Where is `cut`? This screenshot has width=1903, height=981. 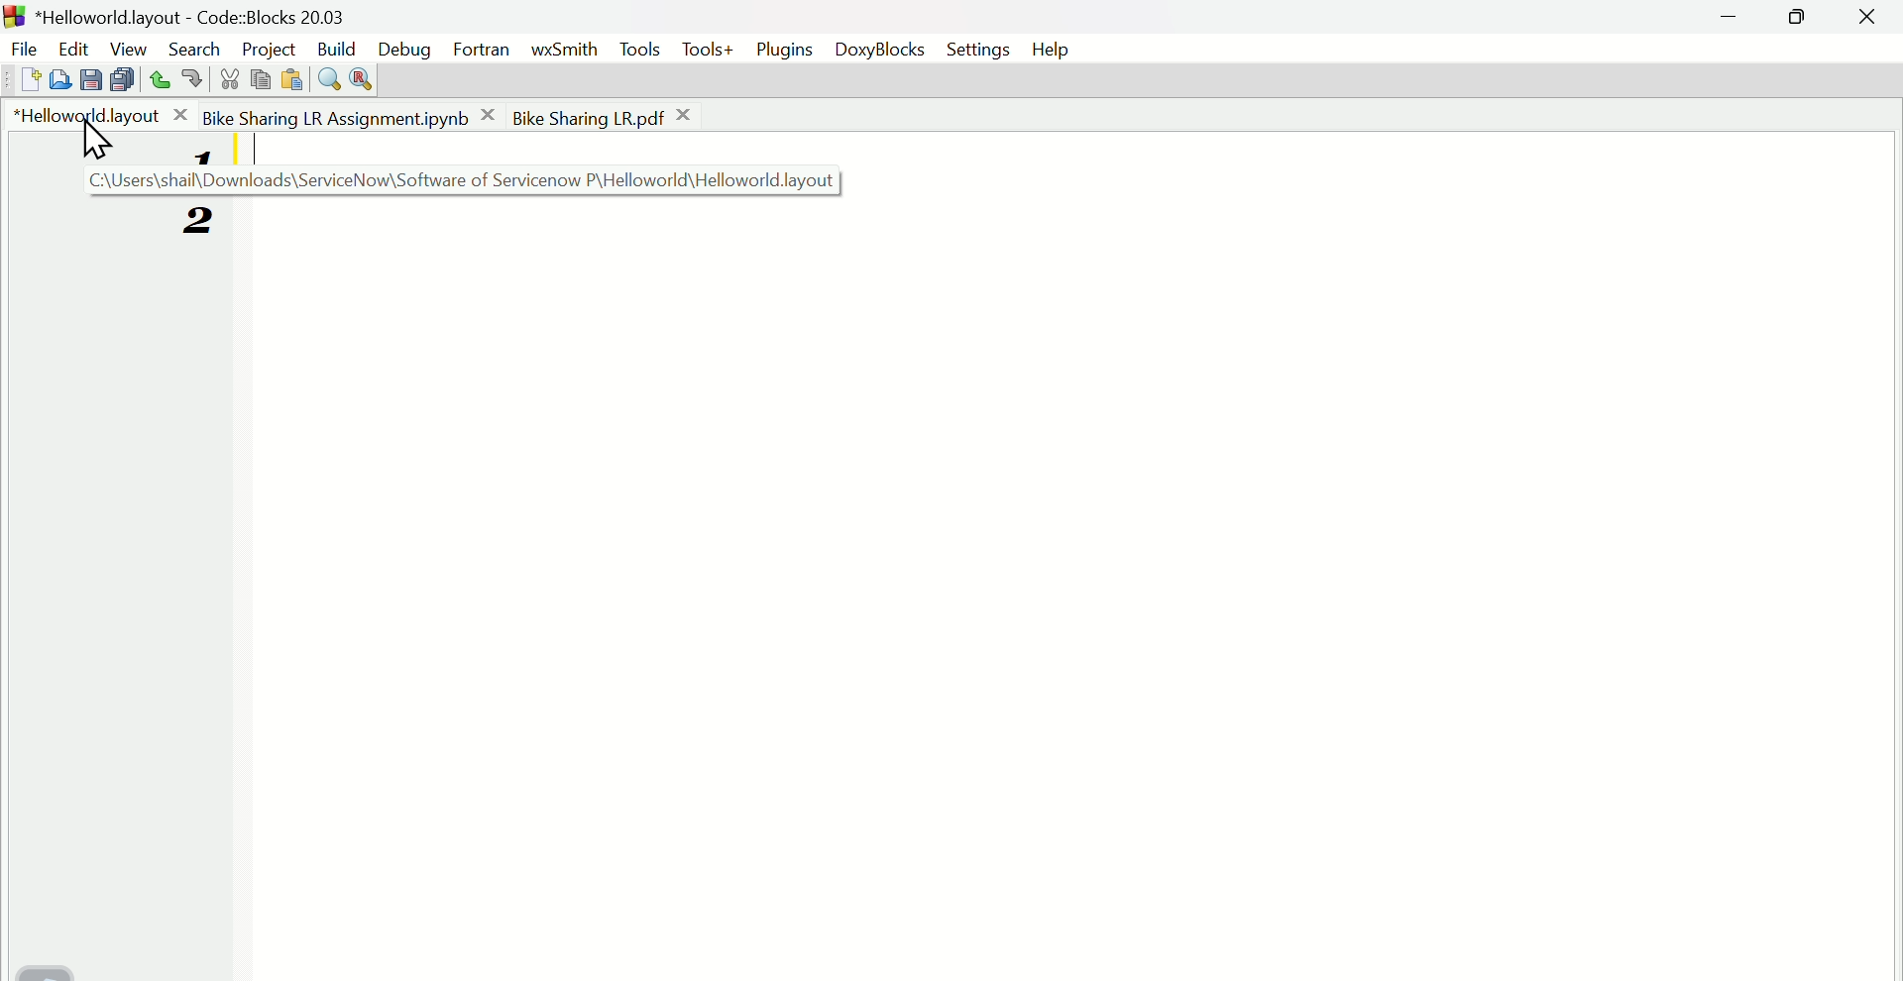
cut is located at coordinates (229, 78).